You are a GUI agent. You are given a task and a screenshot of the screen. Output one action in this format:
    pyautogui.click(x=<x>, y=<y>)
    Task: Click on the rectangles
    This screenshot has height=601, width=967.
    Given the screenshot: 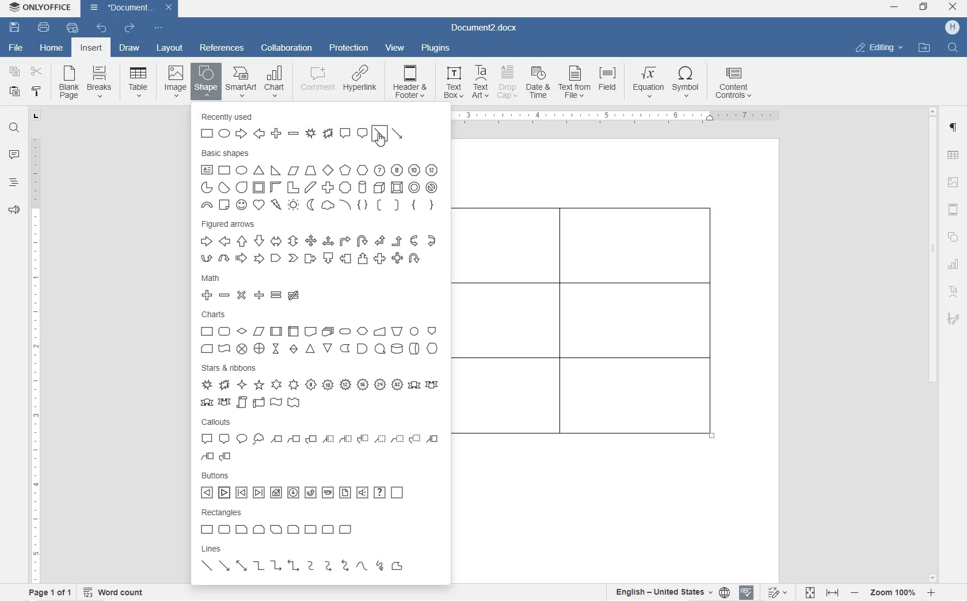 What is the action you would take?
    pyautogui.click(x=308, y=521)
    